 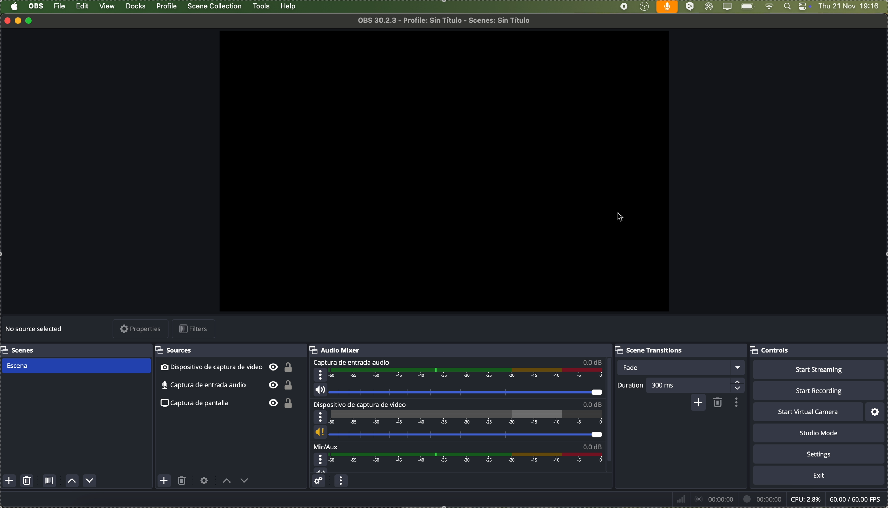 What do you see at coordinates (136, 7) in the screenshot?
I see `docks` at bounding box center [136, 7].